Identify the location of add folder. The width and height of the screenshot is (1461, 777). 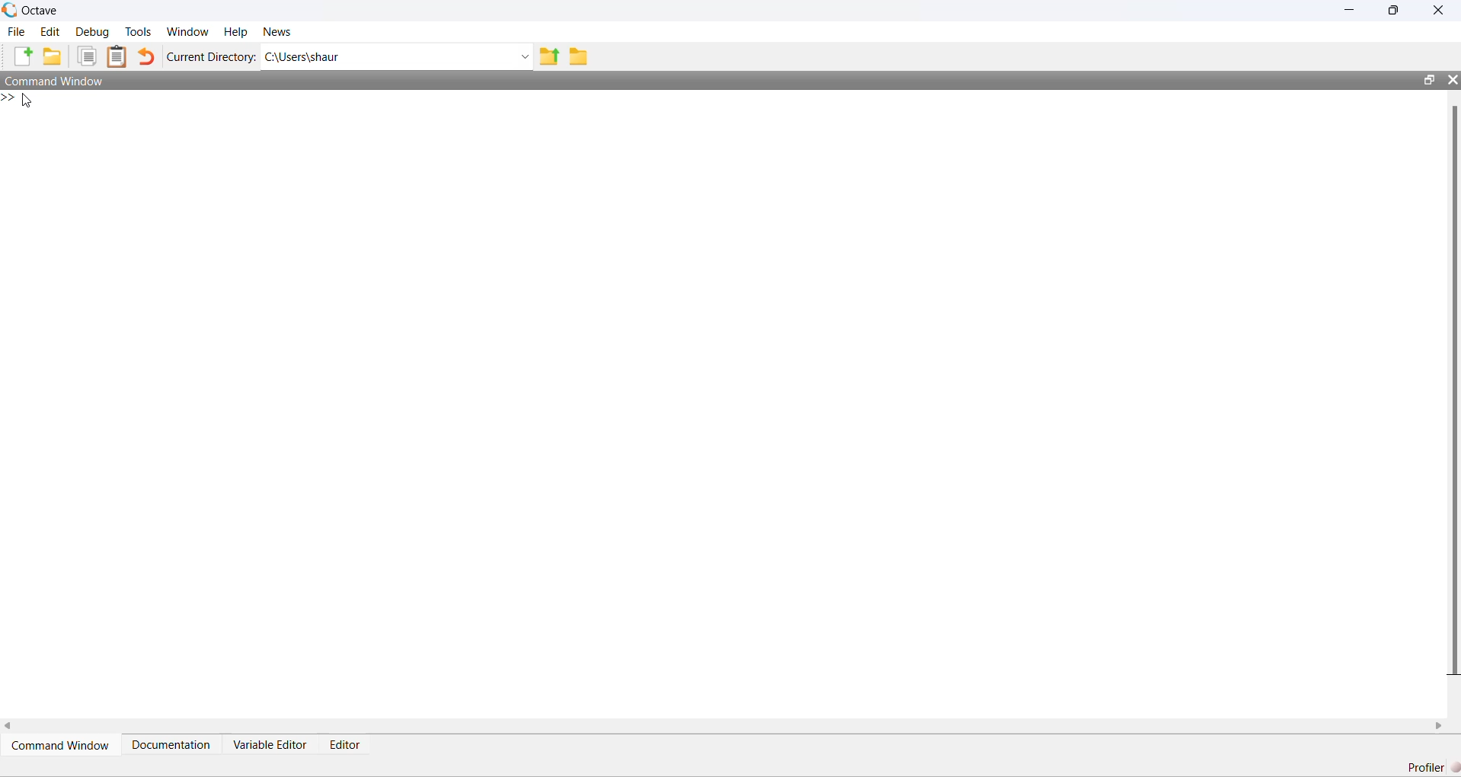
(53, 56).